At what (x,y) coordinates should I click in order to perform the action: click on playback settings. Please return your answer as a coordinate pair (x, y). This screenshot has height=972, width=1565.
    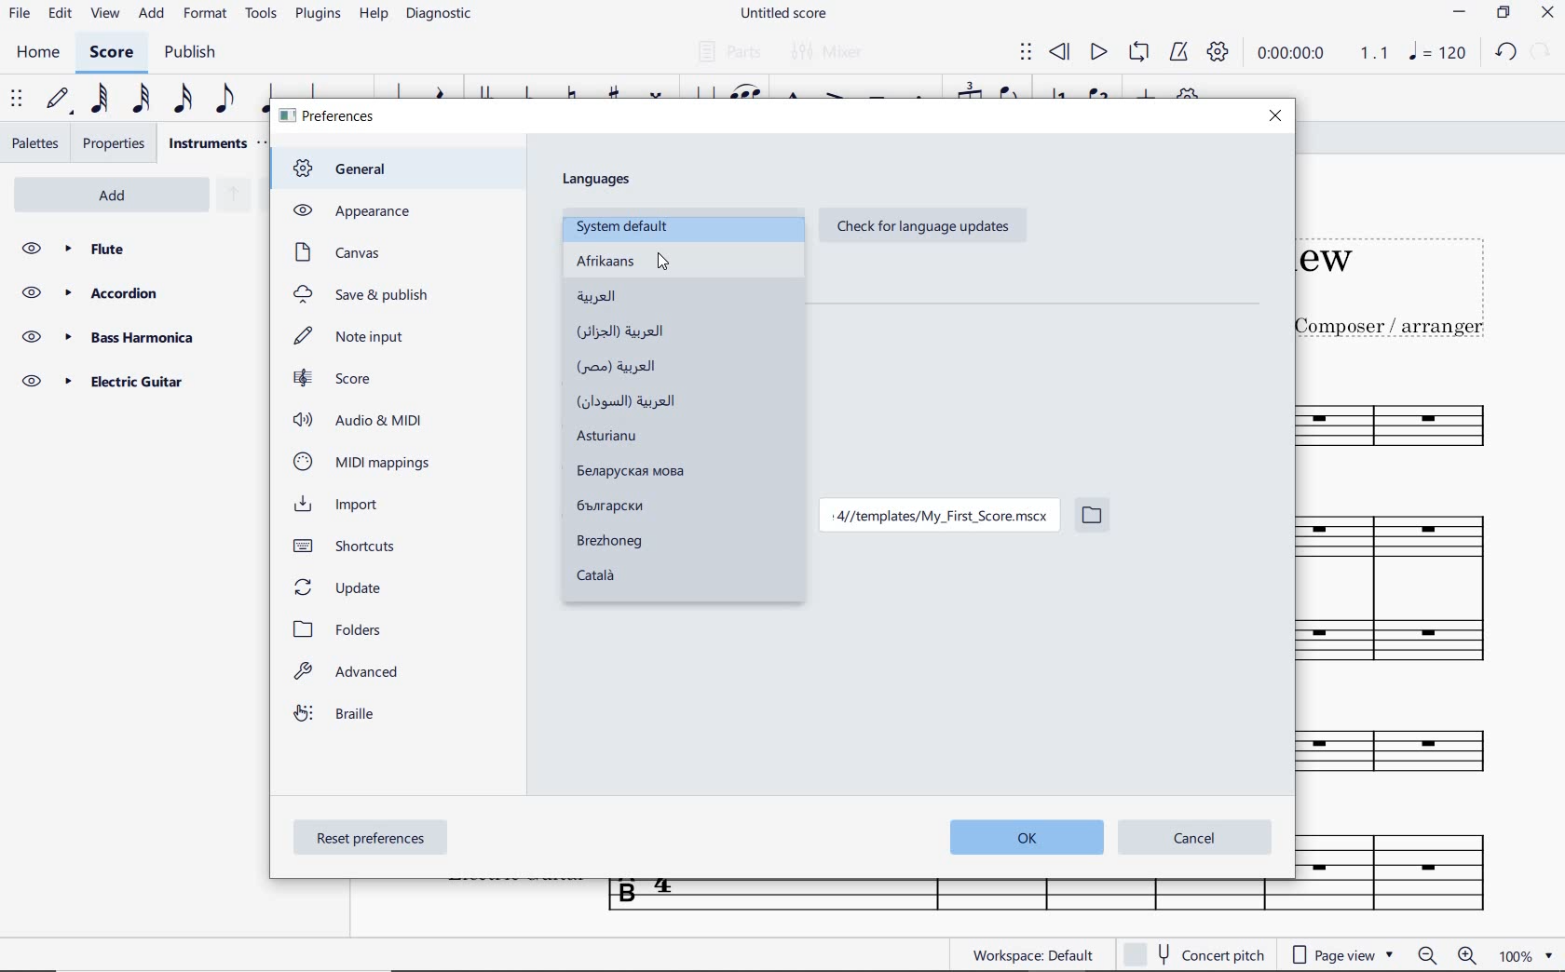
    Looking at the image, I should click on (1219, 56).